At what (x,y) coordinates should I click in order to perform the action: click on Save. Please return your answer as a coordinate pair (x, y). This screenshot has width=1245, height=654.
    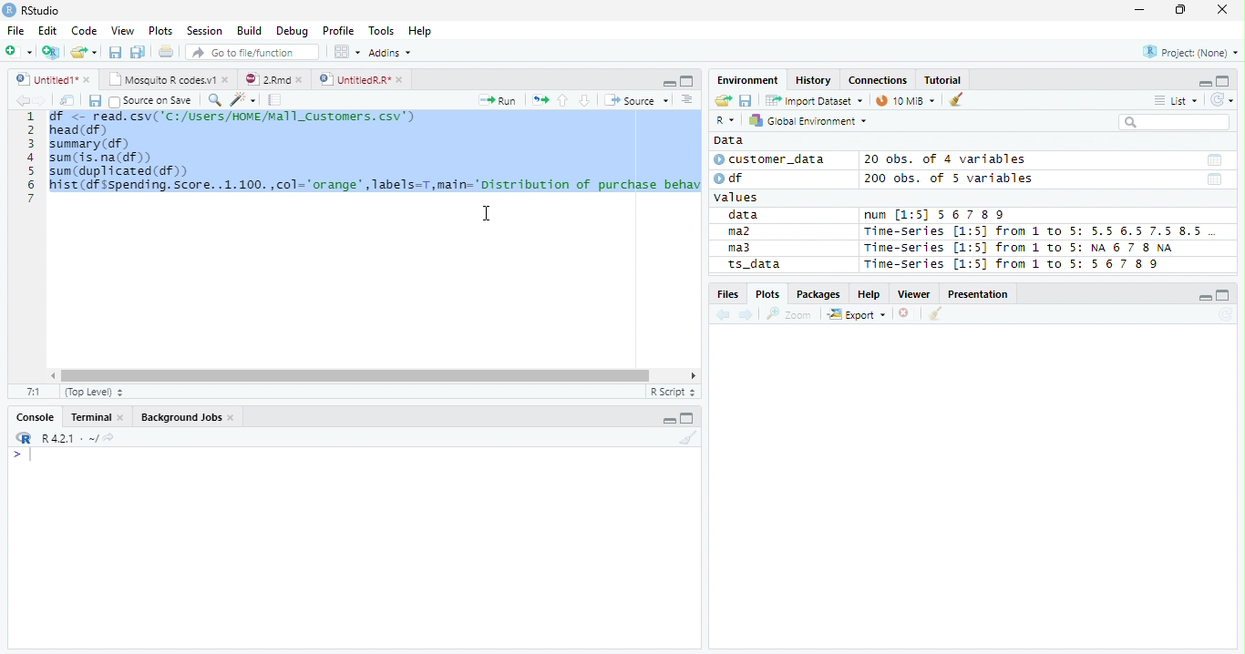
    Looking at the image, I should click on (115, 51).